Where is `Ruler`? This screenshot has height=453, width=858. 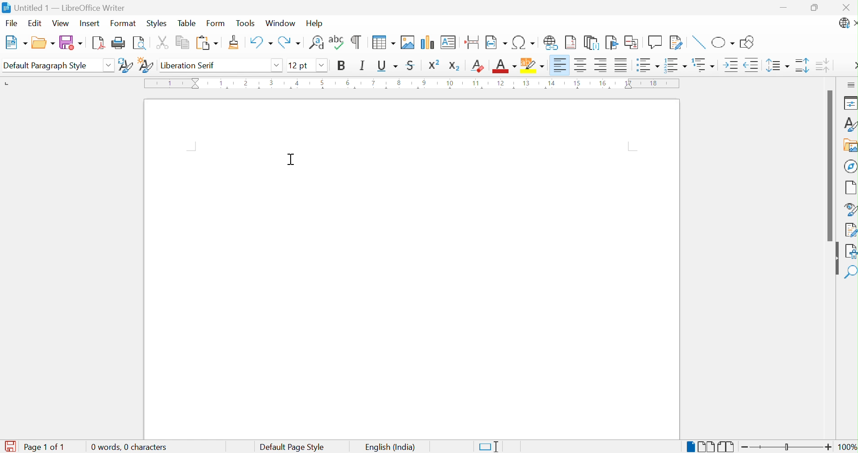
Ruler is located at coordinates (411, 84).